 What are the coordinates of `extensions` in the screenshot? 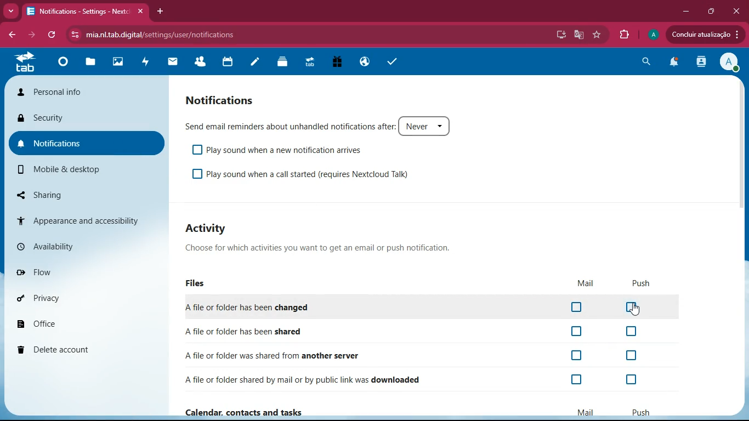 It's located at (625, 33).